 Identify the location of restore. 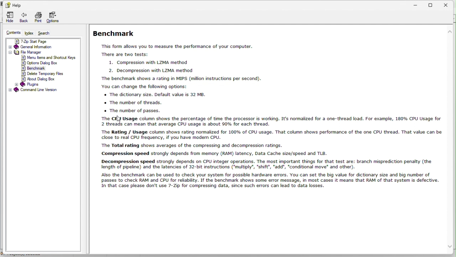
(432, 4).